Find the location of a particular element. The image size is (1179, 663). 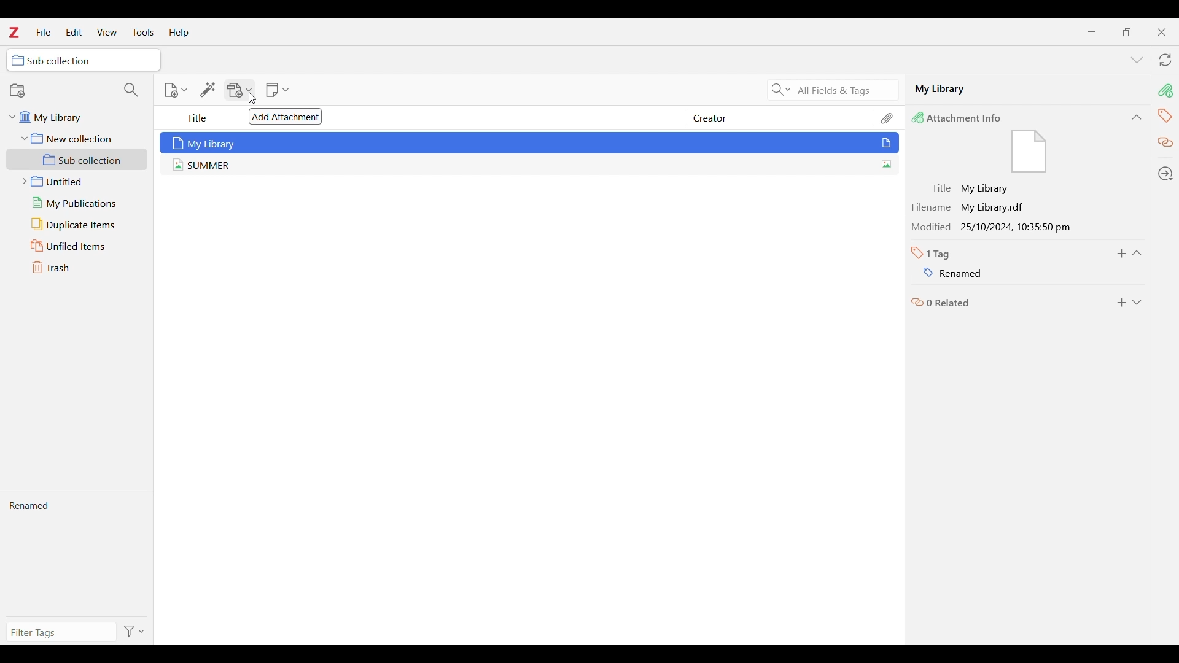

SUMMER is located at coordinates (521, 166).